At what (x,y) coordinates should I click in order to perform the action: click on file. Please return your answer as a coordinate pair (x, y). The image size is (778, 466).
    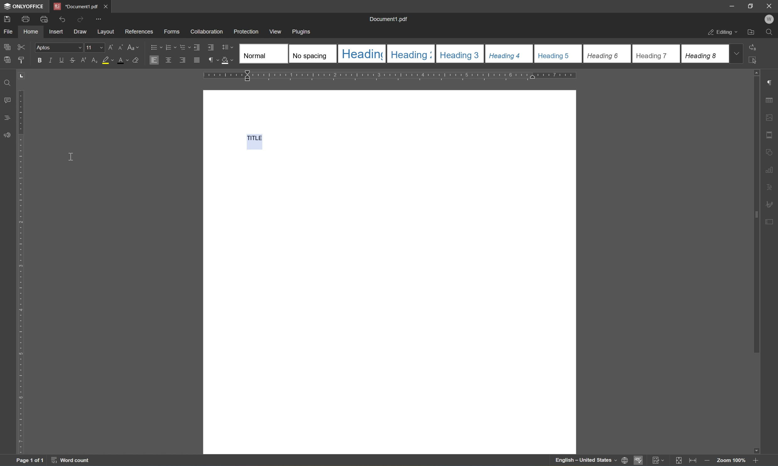
    Looking at the image, I should click on (8, 31).